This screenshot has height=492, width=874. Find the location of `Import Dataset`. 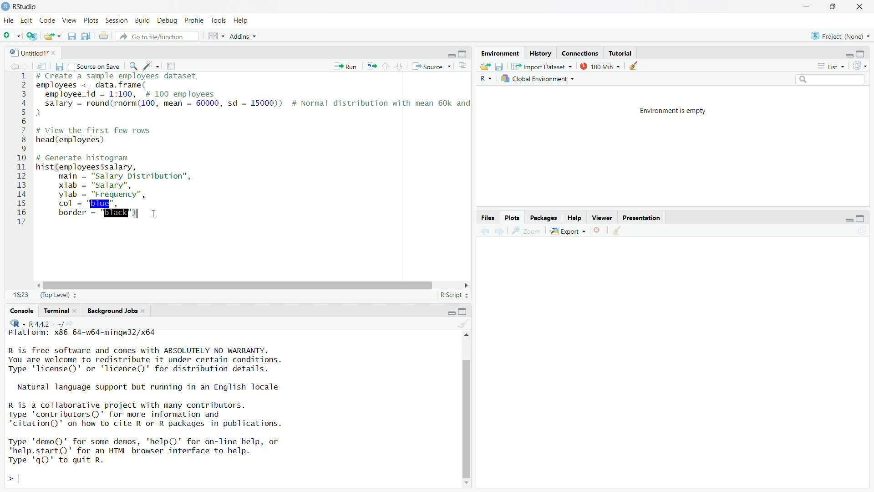

Import Dataset is located at coordinates (543, 66).